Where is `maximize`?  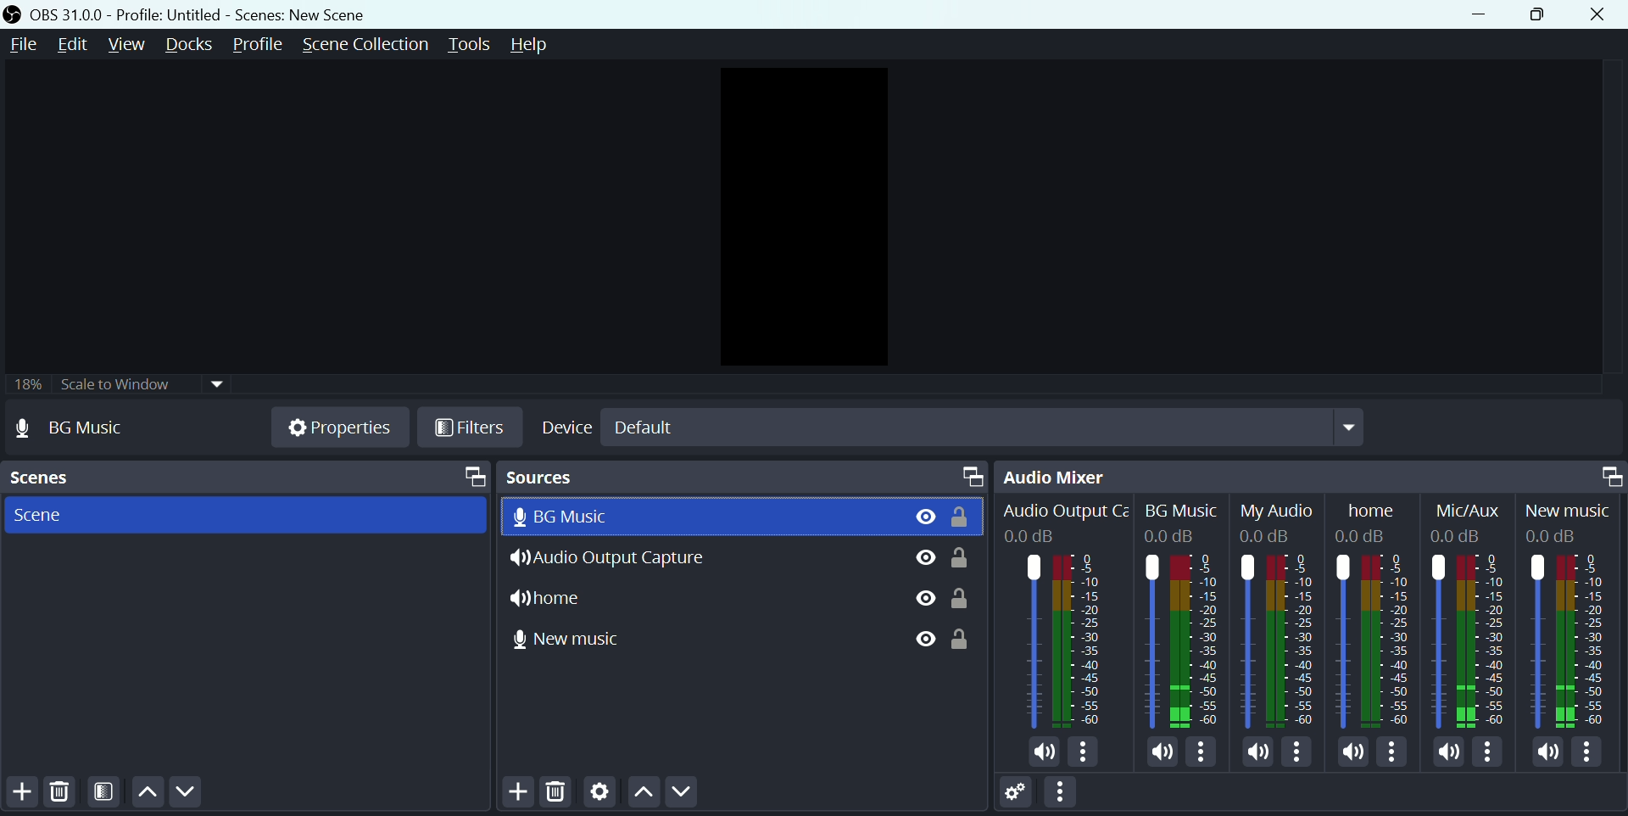 maximize is located at coordinates (1603, 476).